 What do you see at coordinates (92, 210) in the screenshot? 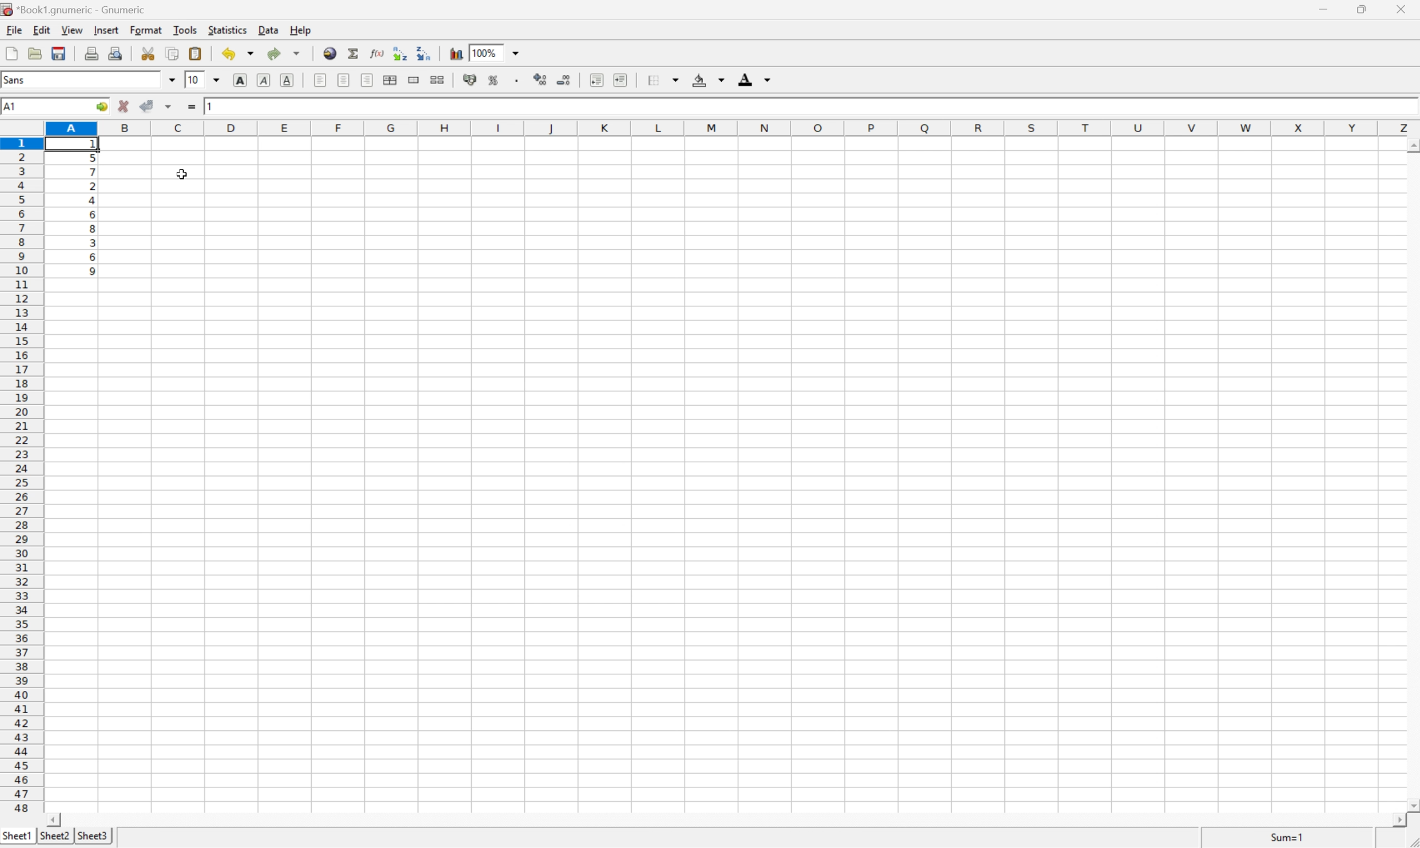
I see `random numbers` at bounding box center [92, 210].